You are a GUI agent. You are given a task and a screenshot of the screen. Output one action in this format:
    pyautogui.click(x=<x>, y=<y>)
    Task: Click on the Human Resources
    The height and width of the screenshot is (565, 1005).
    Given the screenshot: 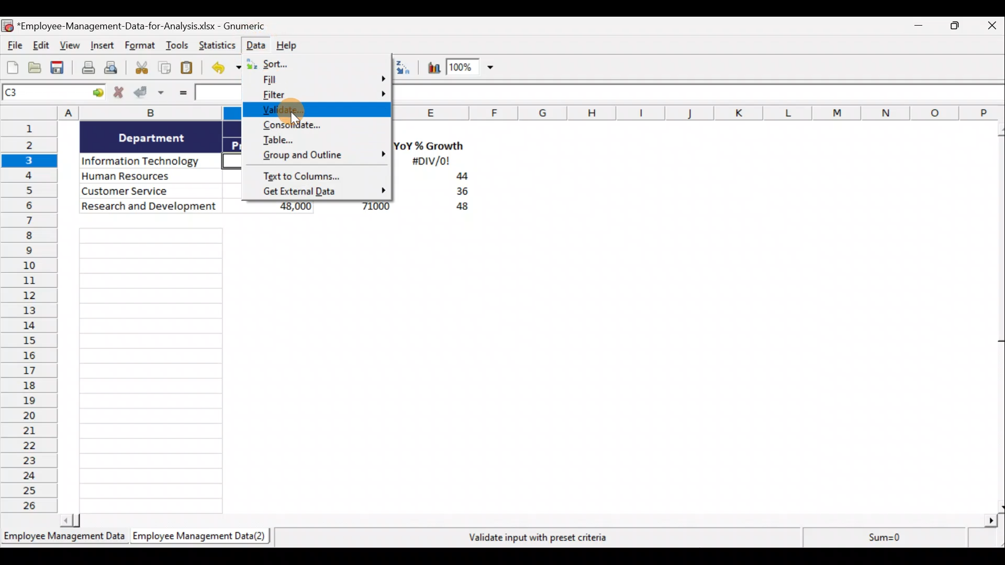 What is the action you would take?
    pyautogui.click(x=148, y=177)
    